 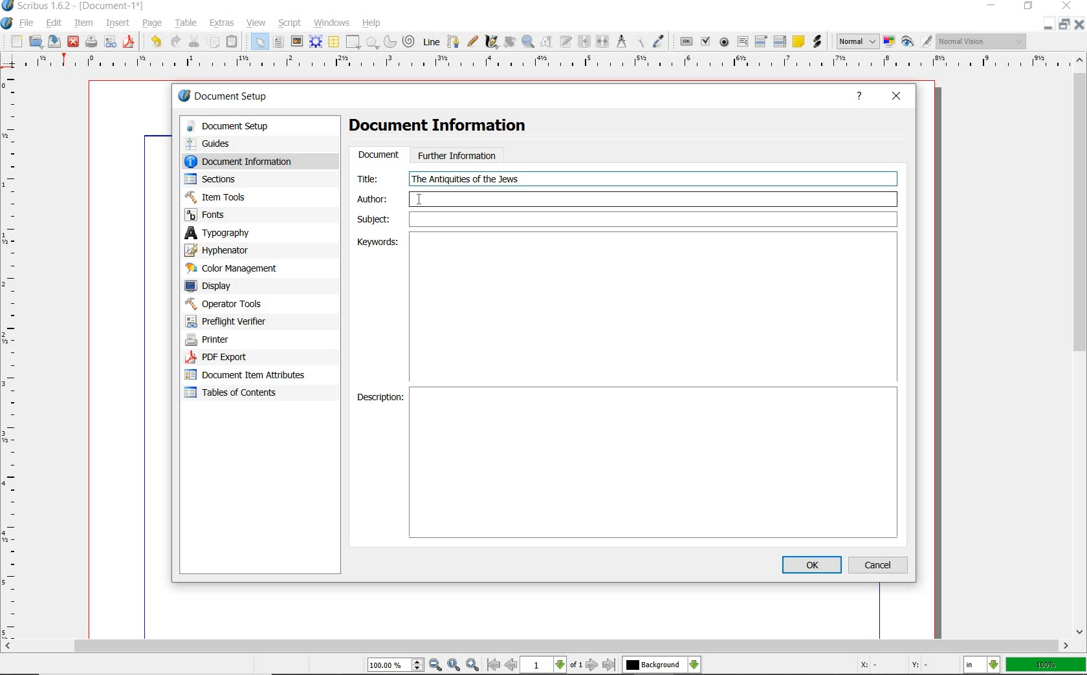 I want to click on preflight verifier, so click(x=234, y=321).